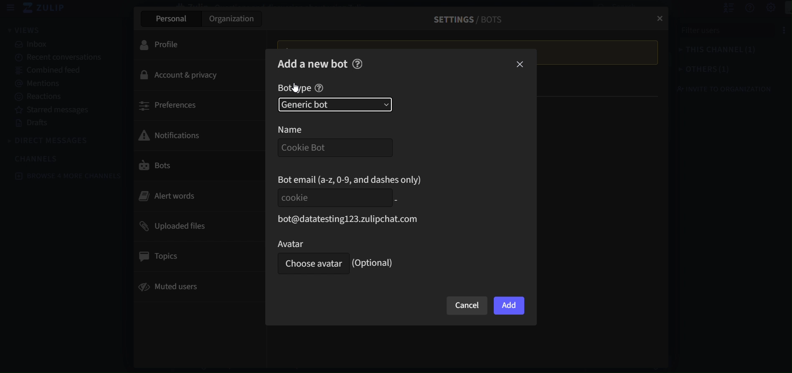 Image resolution: width=792 pixels, height=373 pixels. Describe the element at coordinates (61, 71) in the screenshot. I see `combined feed` at that location.